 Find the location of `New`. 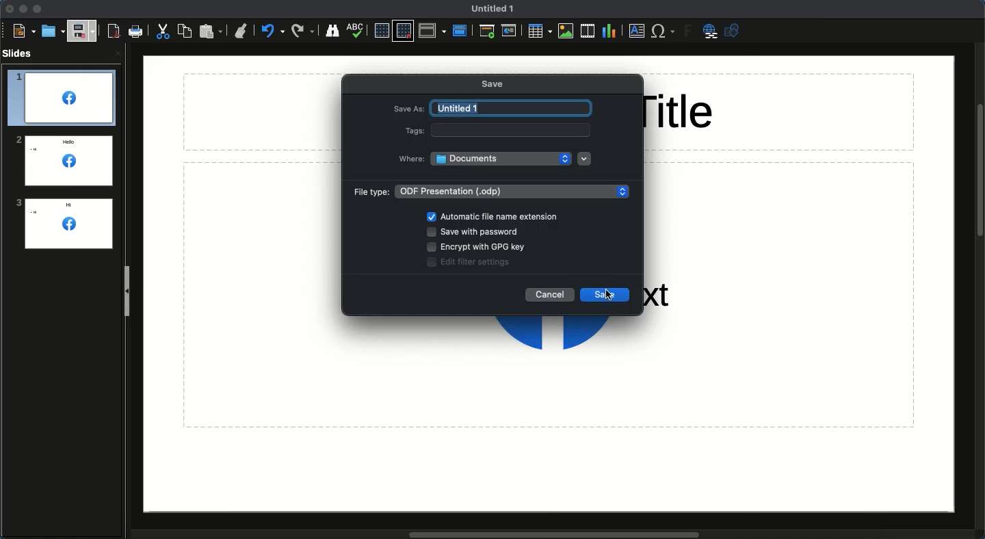

New is located at coordinates (22, 31).